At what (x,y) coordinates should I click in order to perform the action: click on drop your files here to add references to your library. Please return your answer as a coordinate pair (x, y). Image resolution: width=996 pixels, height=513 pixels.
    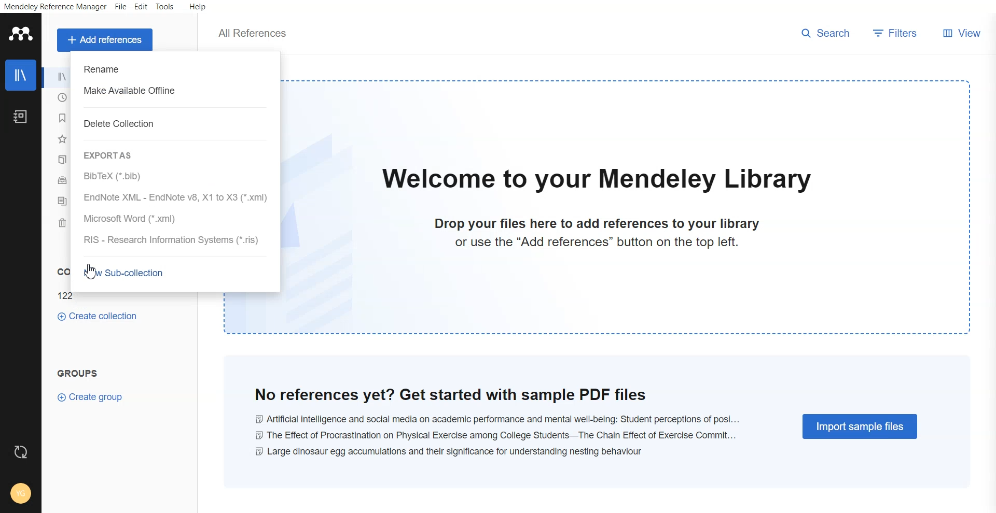
    Looking at the image, I should click on (599, 224).